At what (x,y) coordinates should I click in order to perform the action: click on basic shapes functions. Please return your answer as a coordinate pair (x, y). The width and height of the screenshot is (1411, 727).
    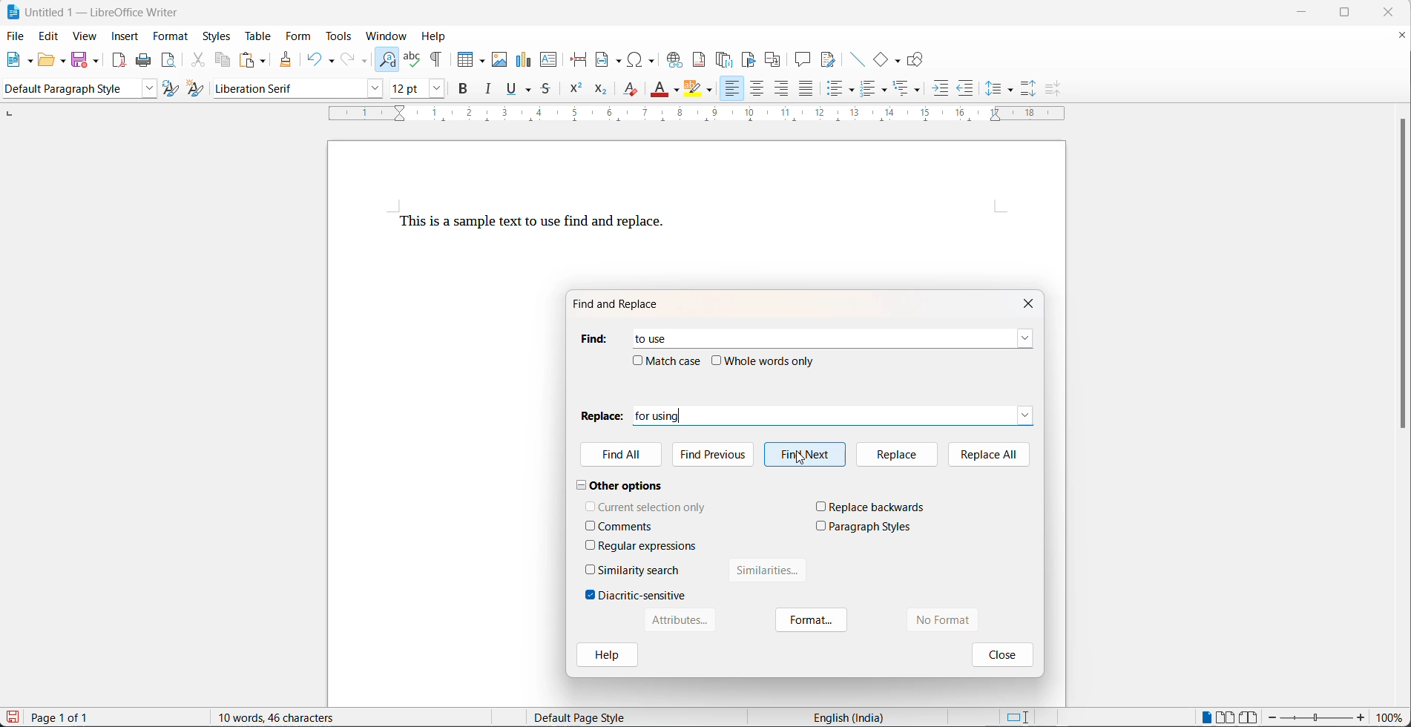
    Looking at the image, I should click on (898, 60).